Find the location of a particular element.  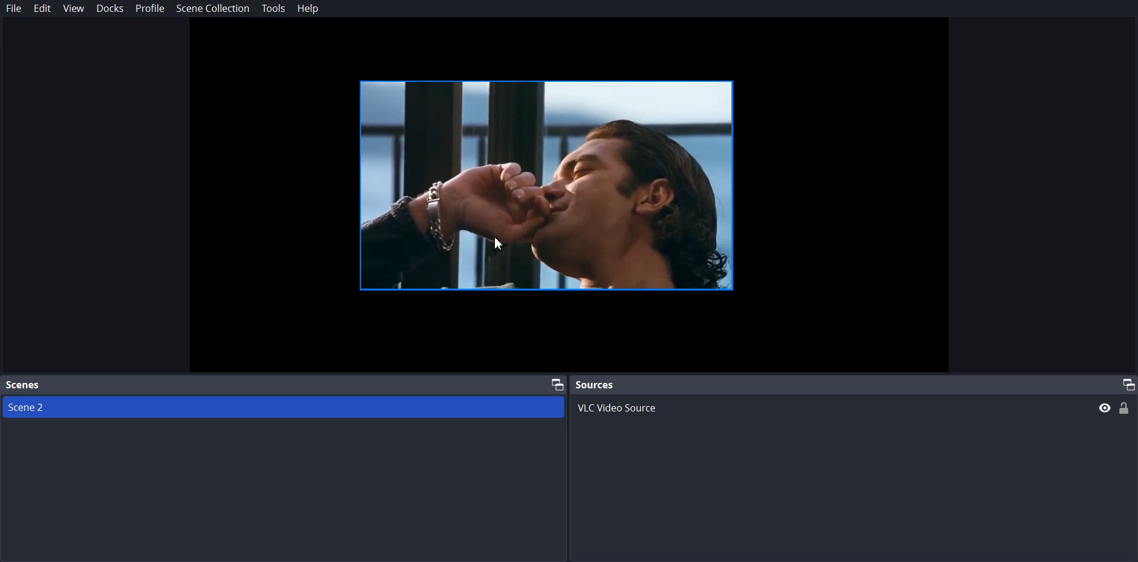

Edit is located at coordinates (41, 9).